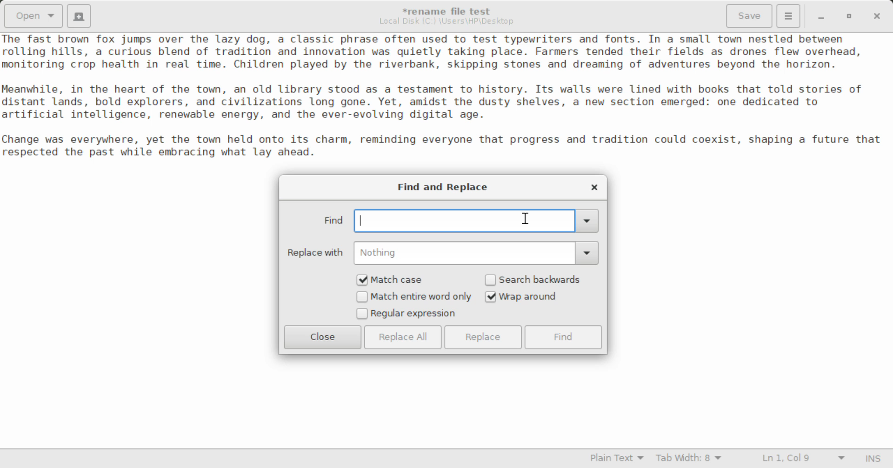 This screenshot has height=468, width=893. Describe the element at coordinates (875, 457) in the screenshot. I see `Input Mode` at that location.